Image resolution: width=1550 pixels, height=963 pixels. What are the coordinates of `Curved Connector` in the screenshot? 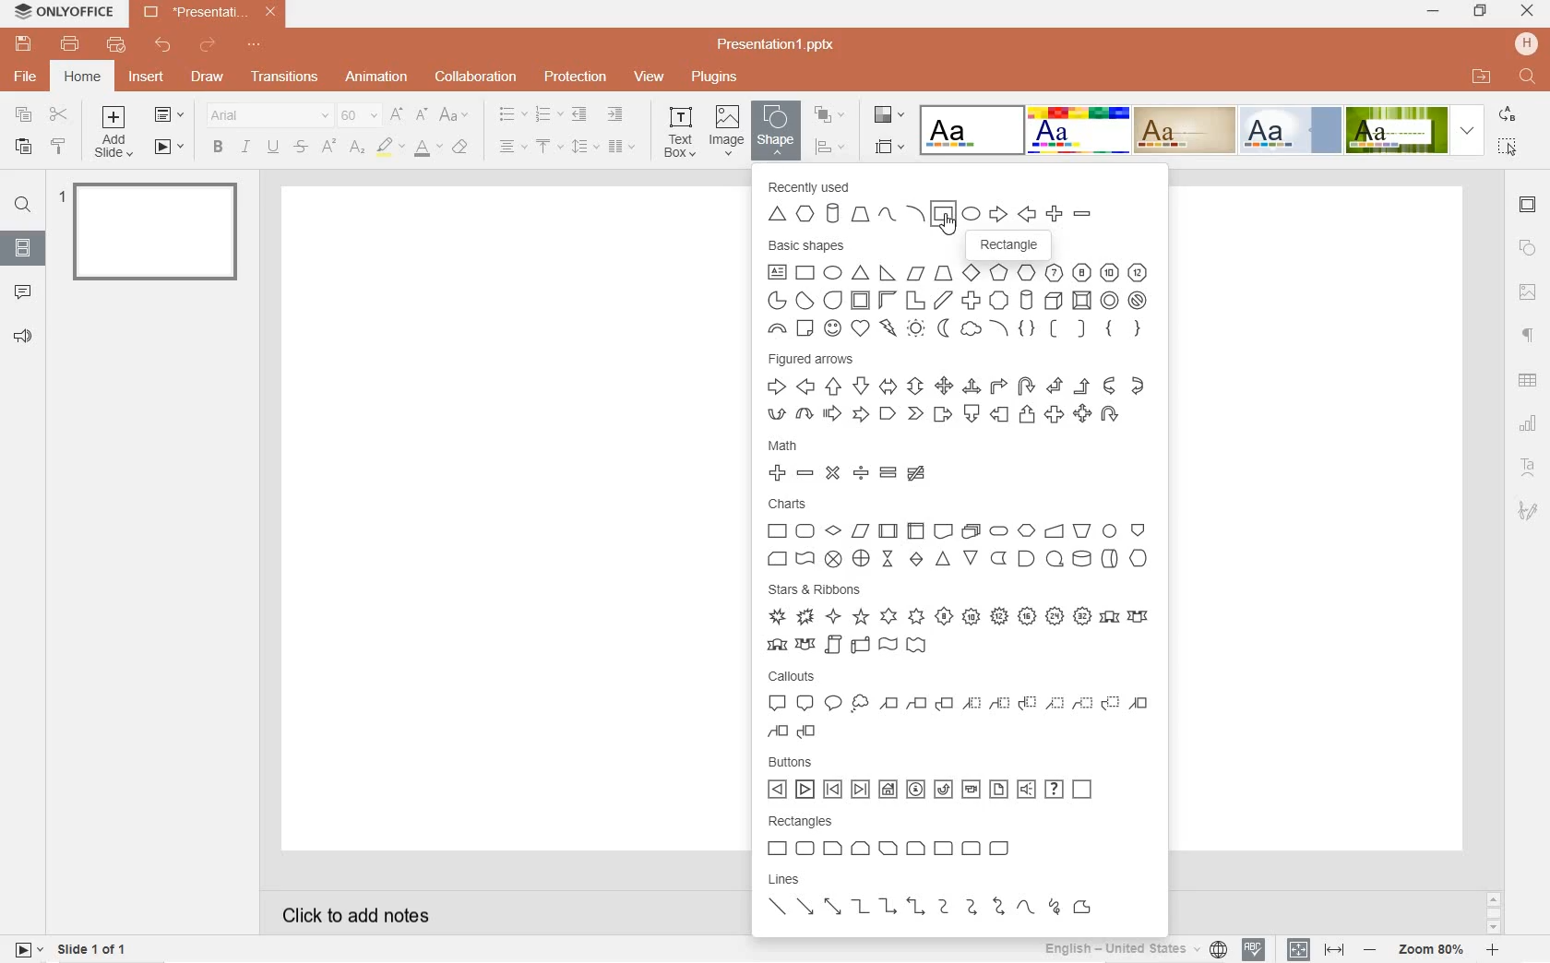 It's located at (946, 909).